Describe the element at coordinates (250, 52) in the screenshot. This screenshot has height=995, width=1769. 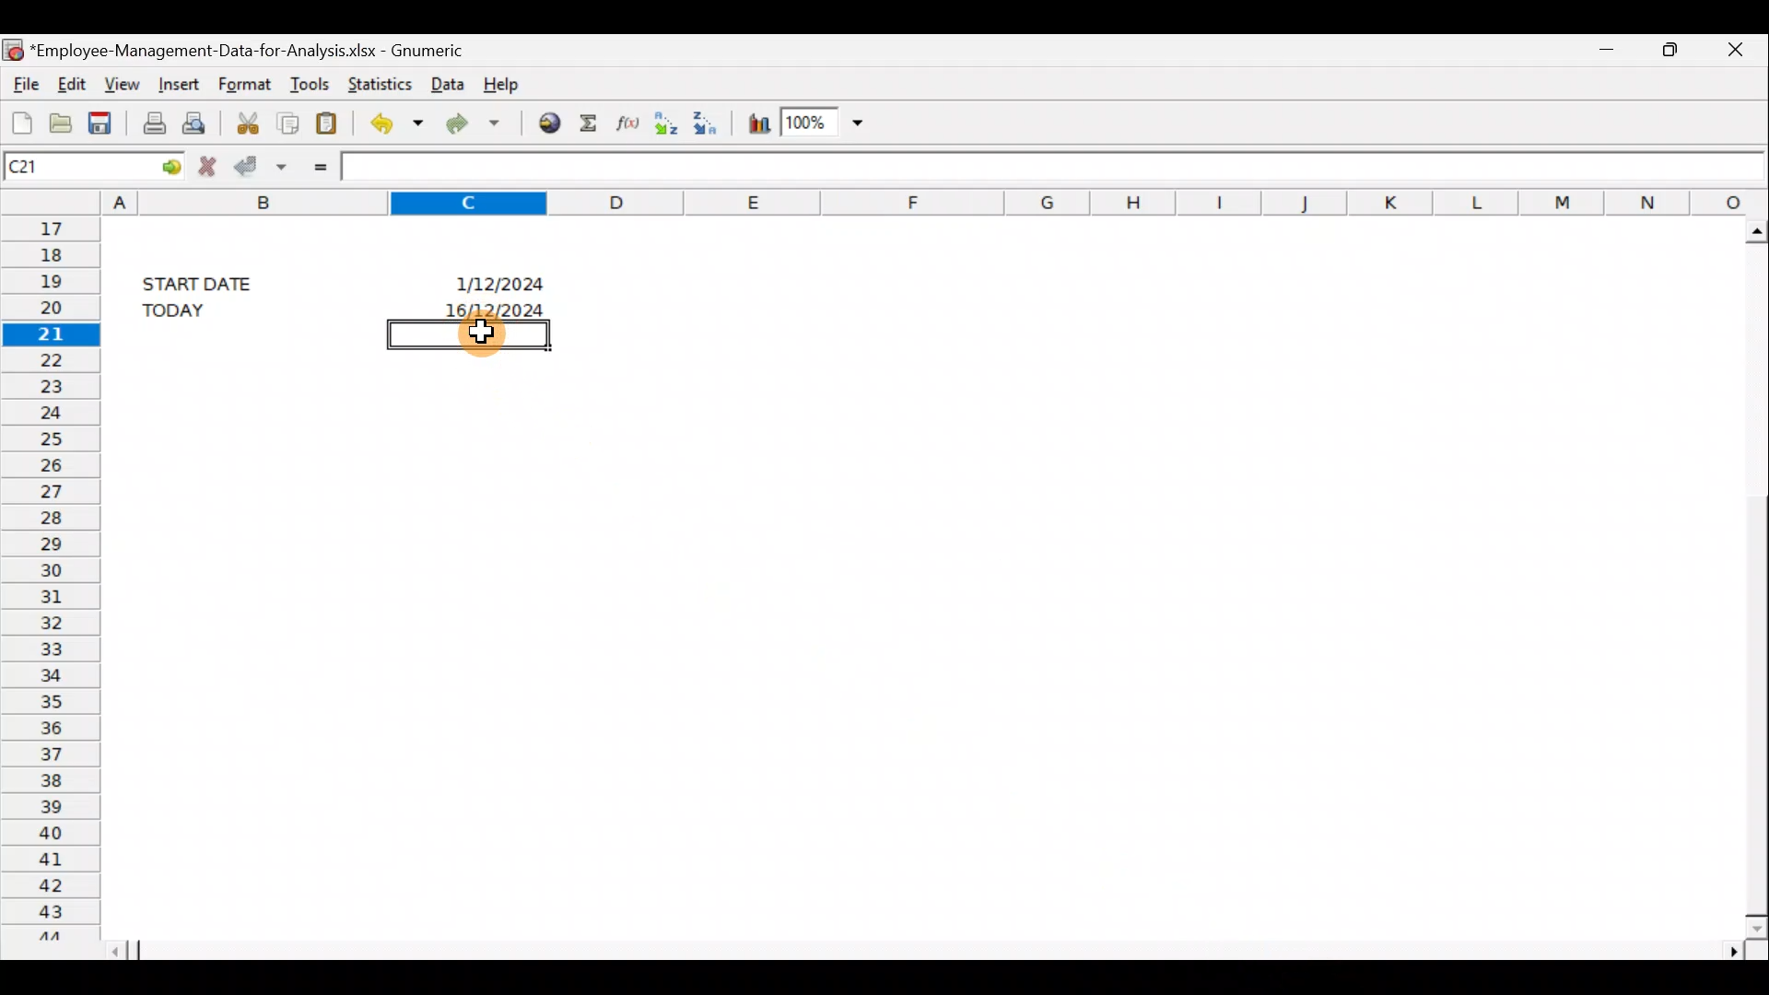
I see `*Employee-Management-Data-for-Analysis.xlsx - Gnumeric` at that location.